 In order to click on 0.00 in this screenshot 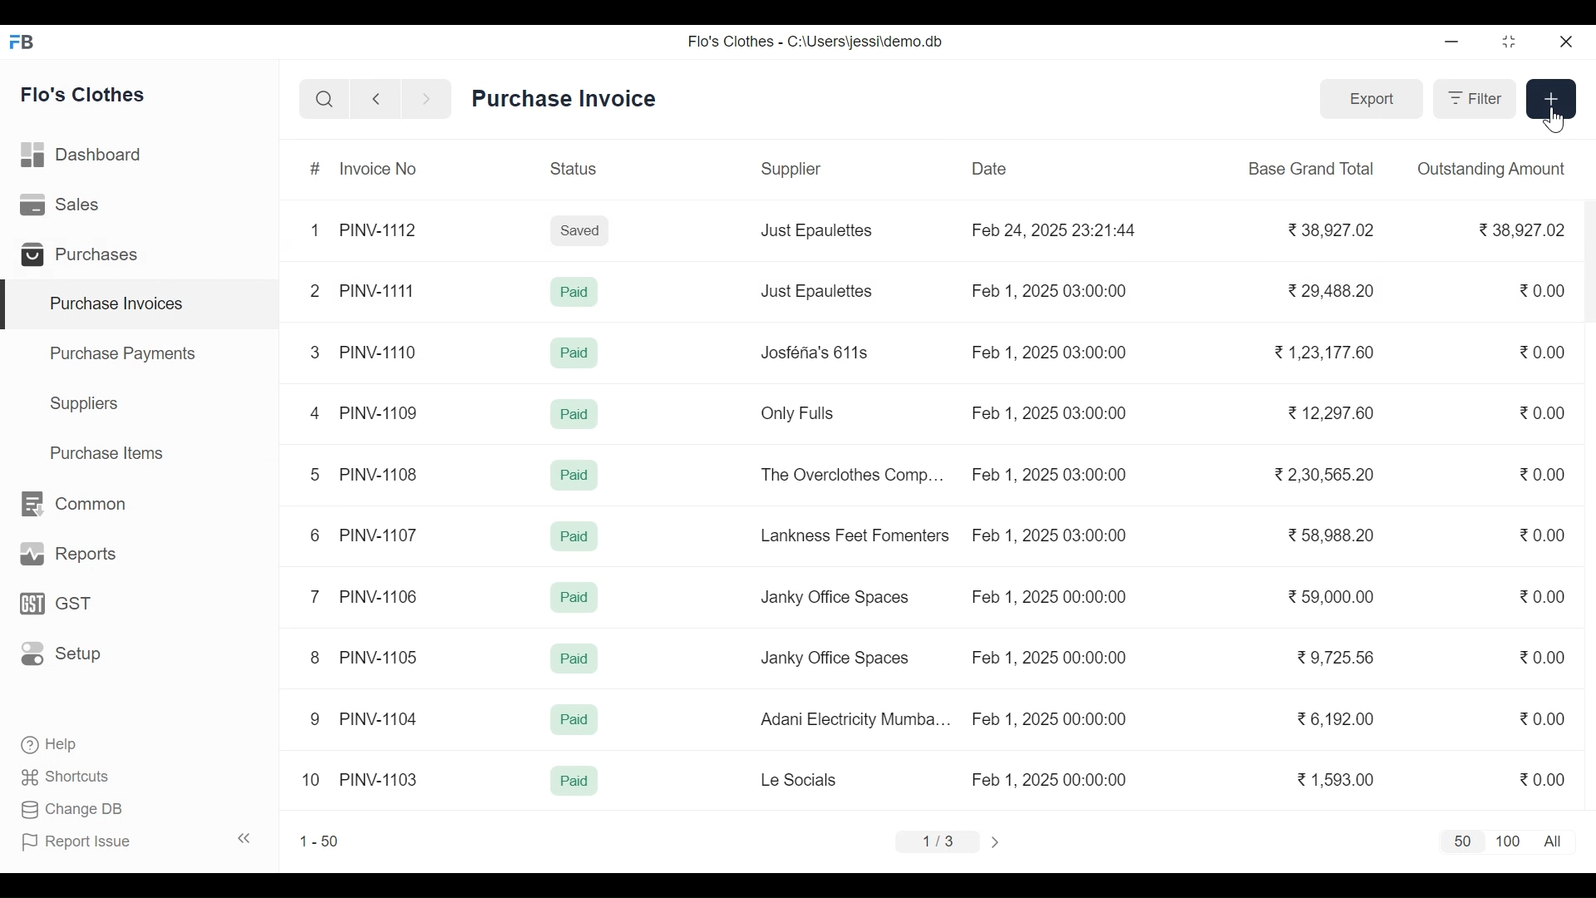, I will do `click(1543, 658)`.